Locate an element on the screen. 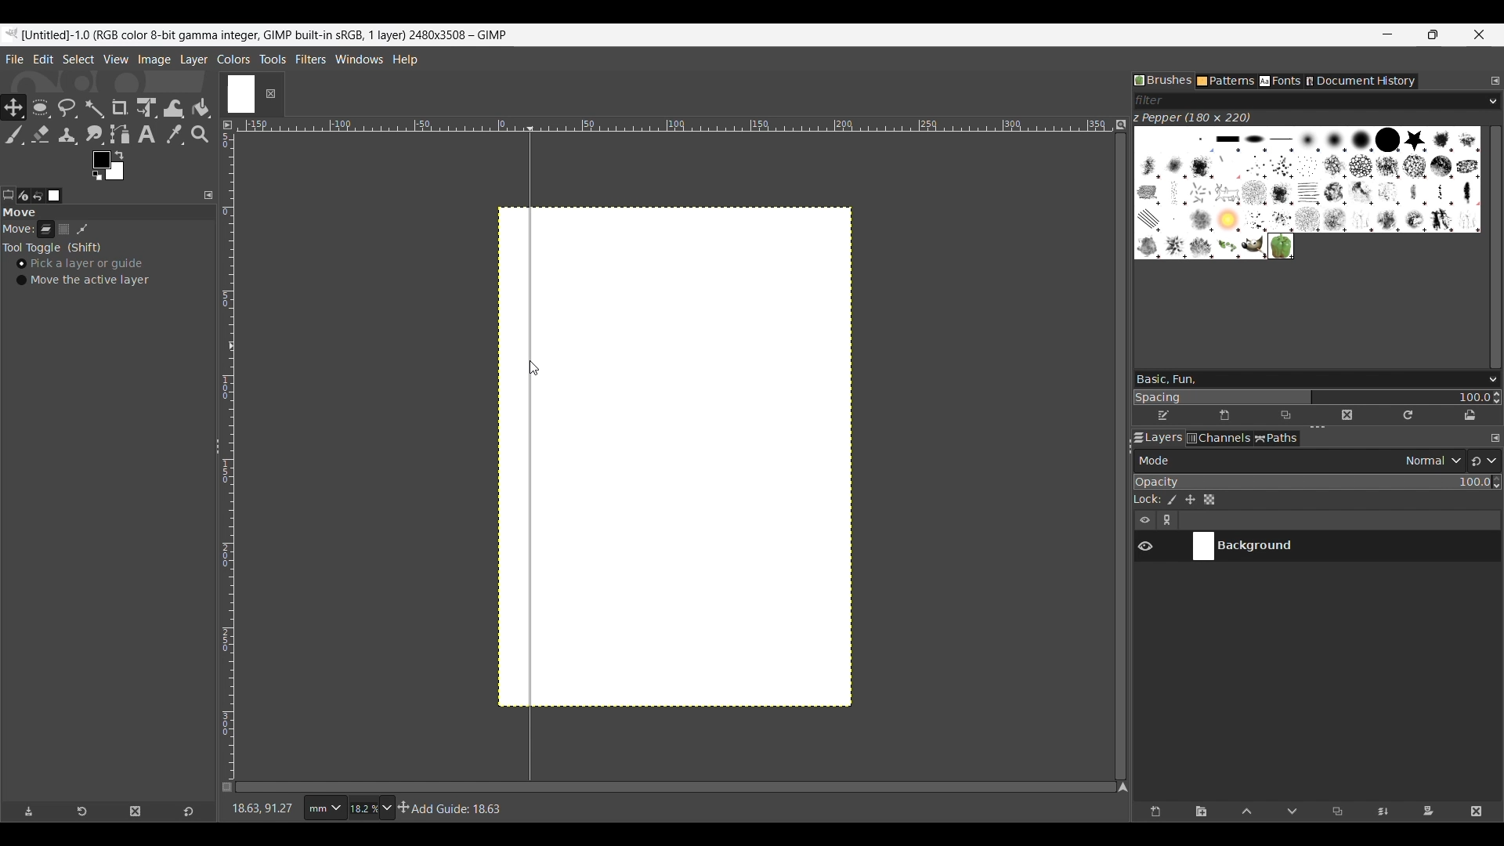 The width and height of the screenshot is (1504, 846). Change width of panels attached to this line is located at coordinates (1115, 451).